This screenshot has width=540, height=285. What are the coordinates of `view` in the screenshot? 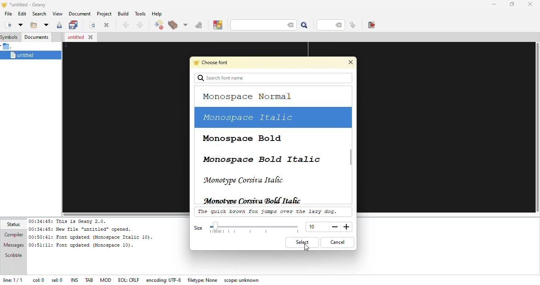 It's located at (57, 14).